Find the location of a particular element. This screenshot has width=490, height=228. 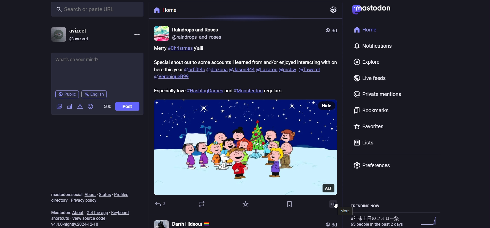

privacy policy is located at coordinates (85, 201).